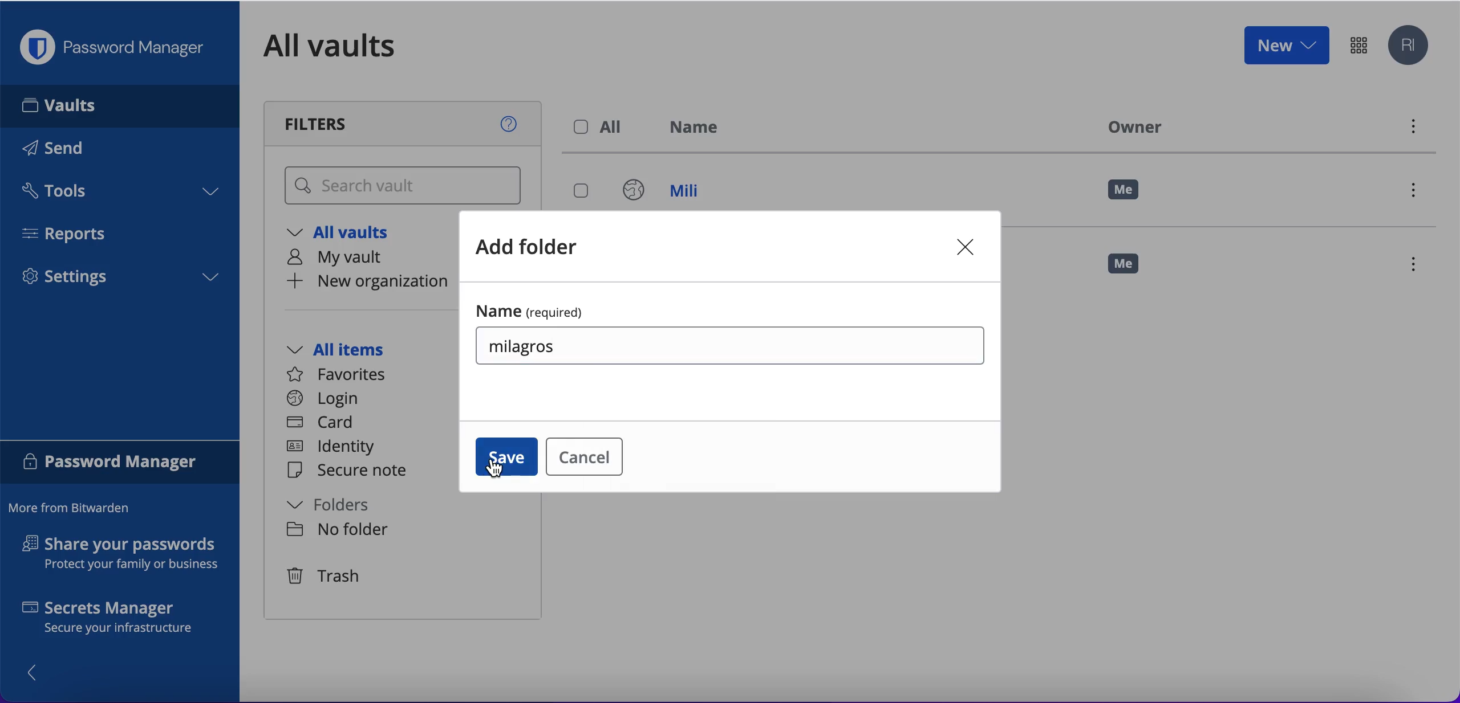  Describe the element at coordinates (352, 351) in the screenshot. I see `all items` at that location.